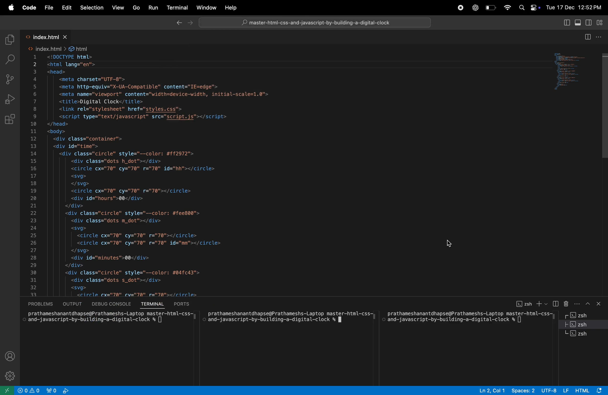 The height and width of the screenshot is (395, 608). I want to click on code, so click(28, 8).